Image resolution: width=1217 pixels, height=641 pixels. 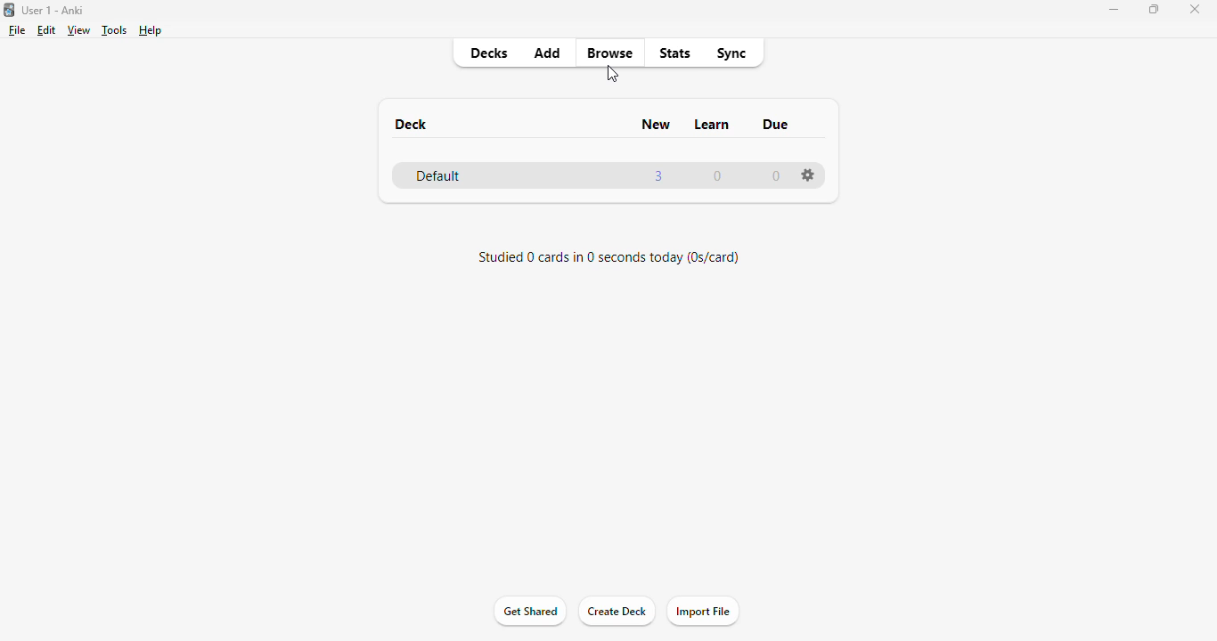 What do you see at coordinates (114, 31) in the screenshot?
I see `tools` at bounding box center [114, 31].